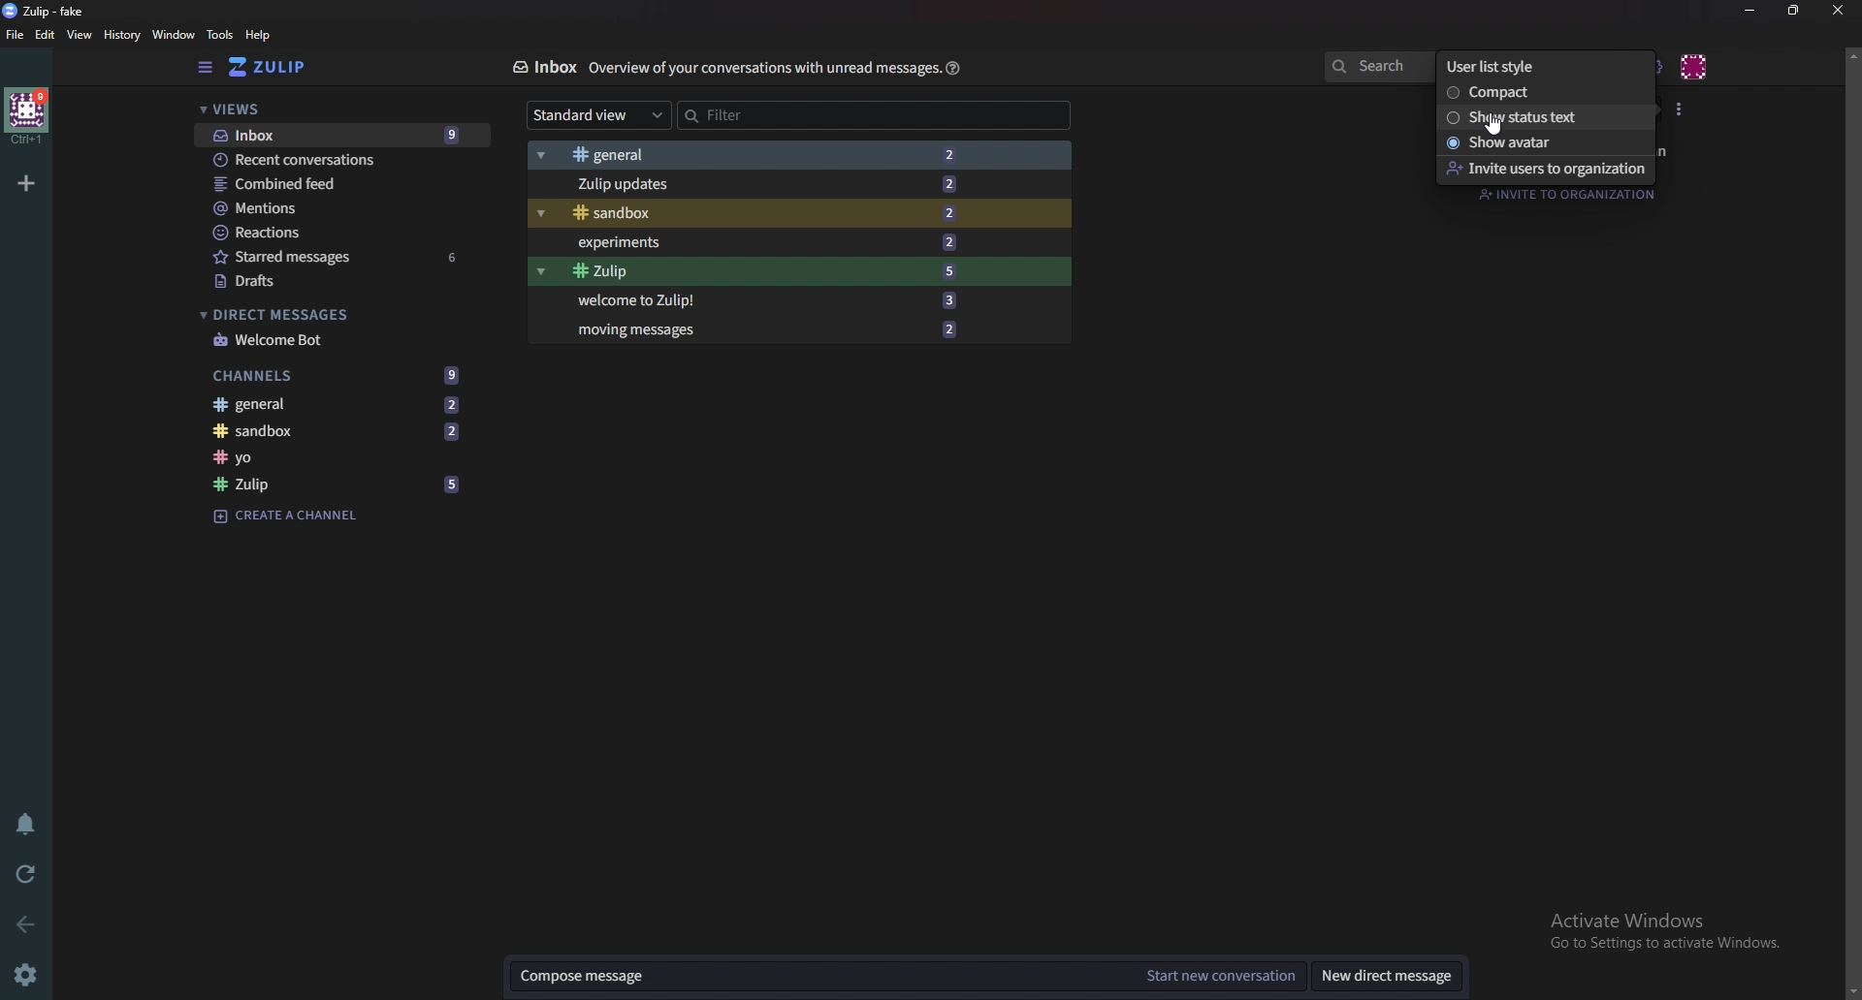 This screenshot has width=1862, height=1000. I want to click on Tools, so click(219, 35).